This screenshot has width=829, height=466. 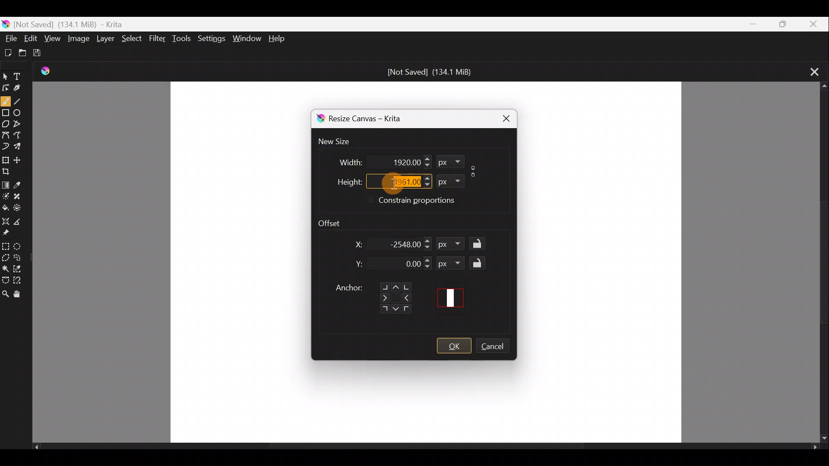 I want to click on Height, so click(x=342, y=180).